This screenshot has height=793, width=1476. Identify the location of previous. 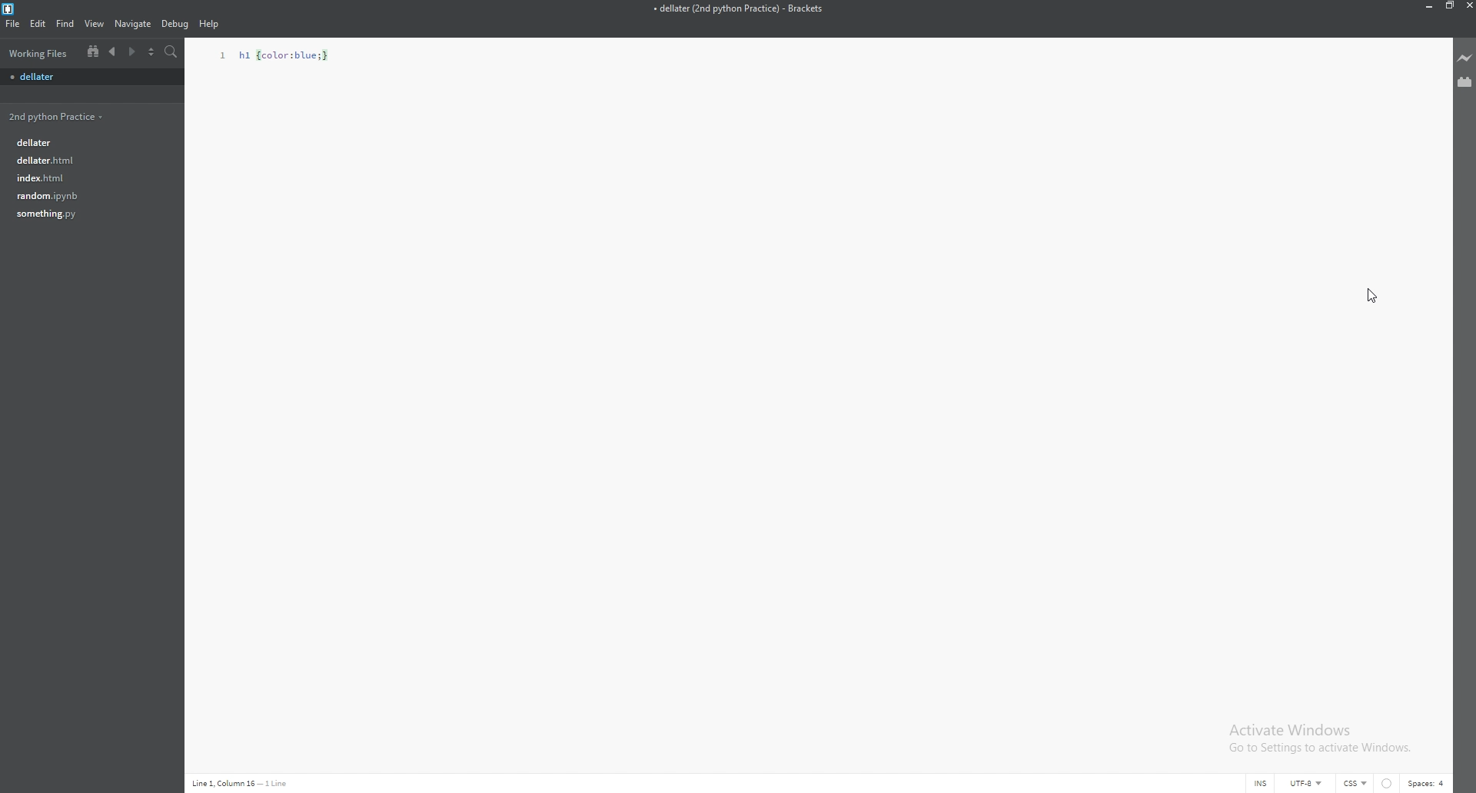
(113, 52).